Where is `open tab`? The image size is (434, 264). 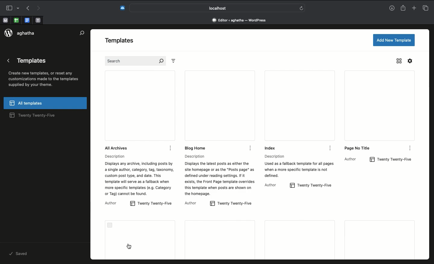
open tab is located at coordinates (5, 20).